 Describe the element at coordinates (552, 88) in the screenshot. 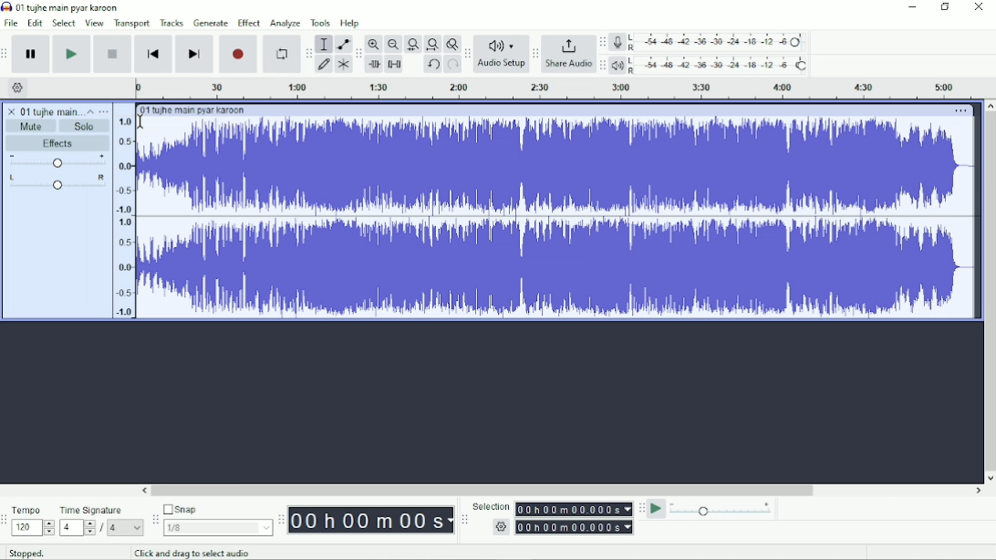

I see `Timeline` at that location.